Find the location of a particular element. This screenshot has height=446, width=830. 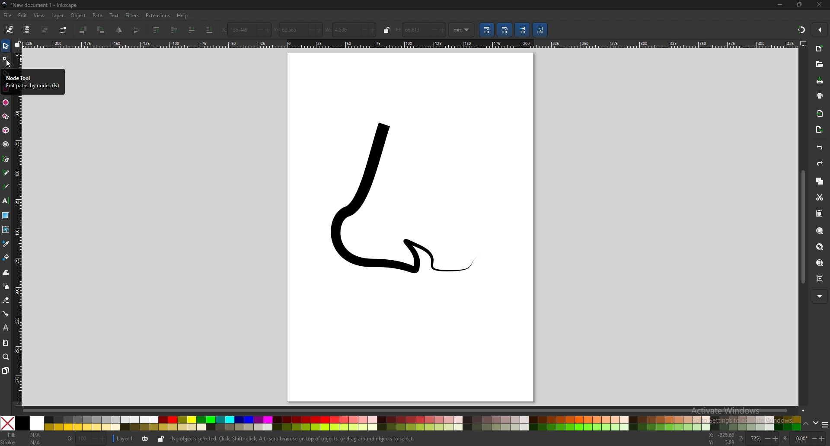

move gradient is located at coordinates (522, 30).